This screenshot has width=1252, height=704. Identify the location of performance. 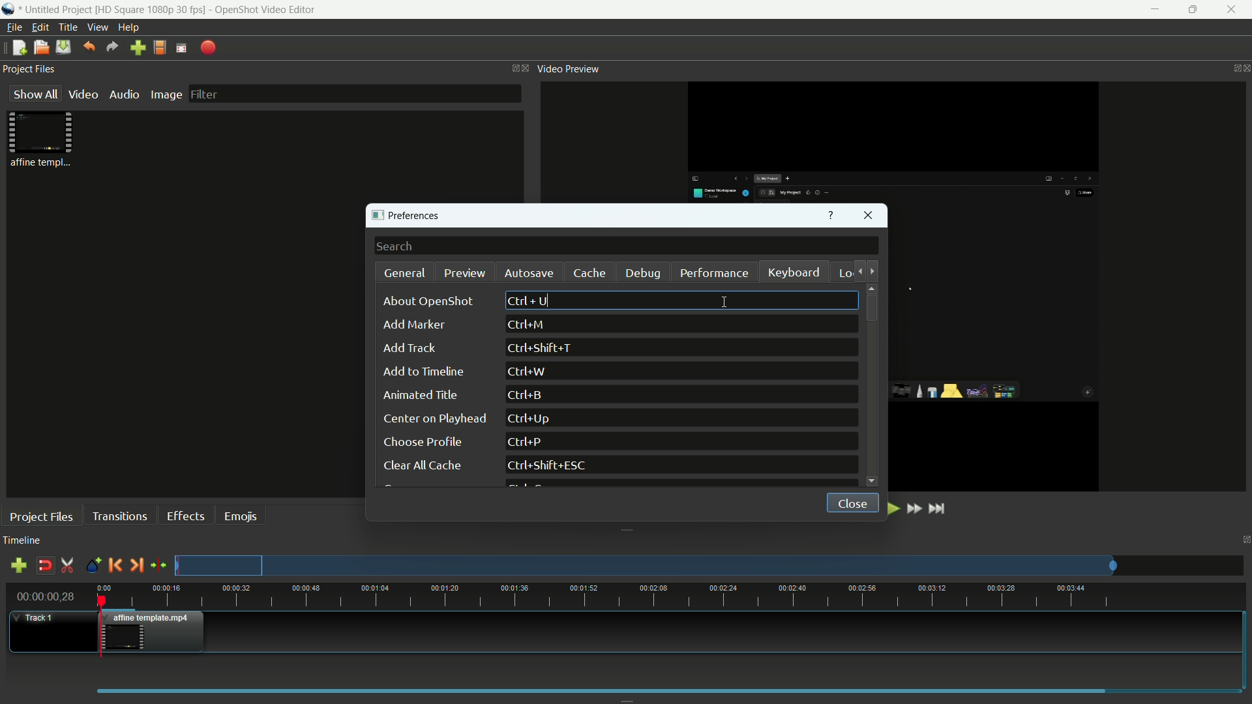
(714, 272).